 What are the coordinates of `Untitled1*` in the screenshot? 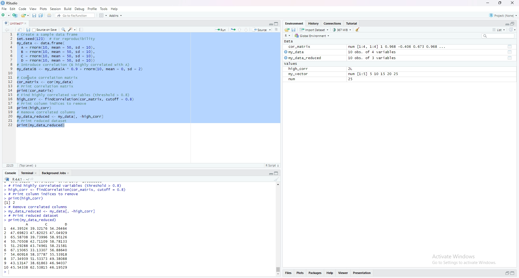 It's located at (14, 23).